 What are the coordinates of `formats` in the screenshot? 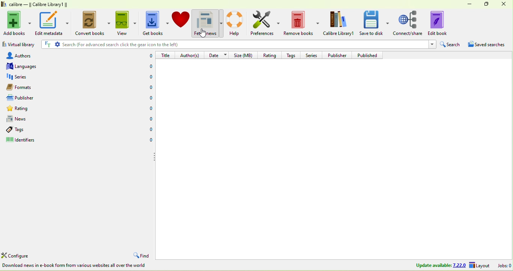 It's located at (57, 87).